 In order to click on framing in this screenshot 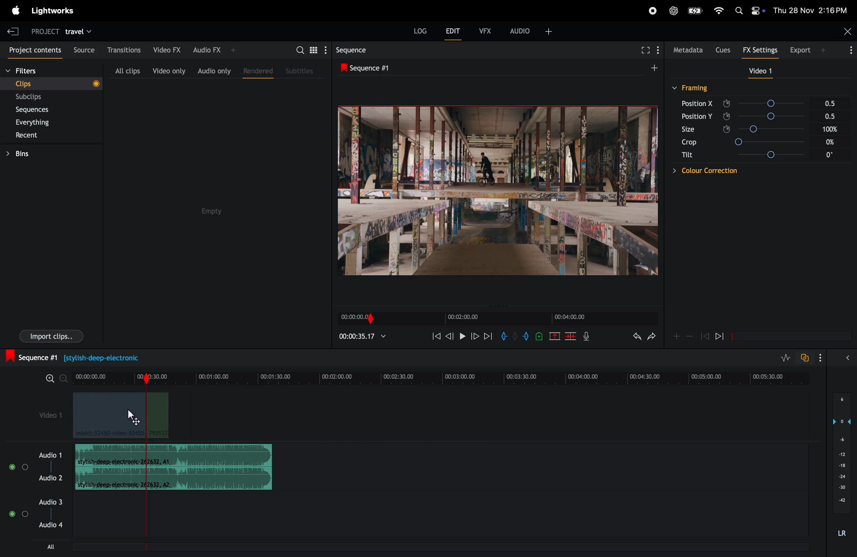, I will do `click(692, 87)`.